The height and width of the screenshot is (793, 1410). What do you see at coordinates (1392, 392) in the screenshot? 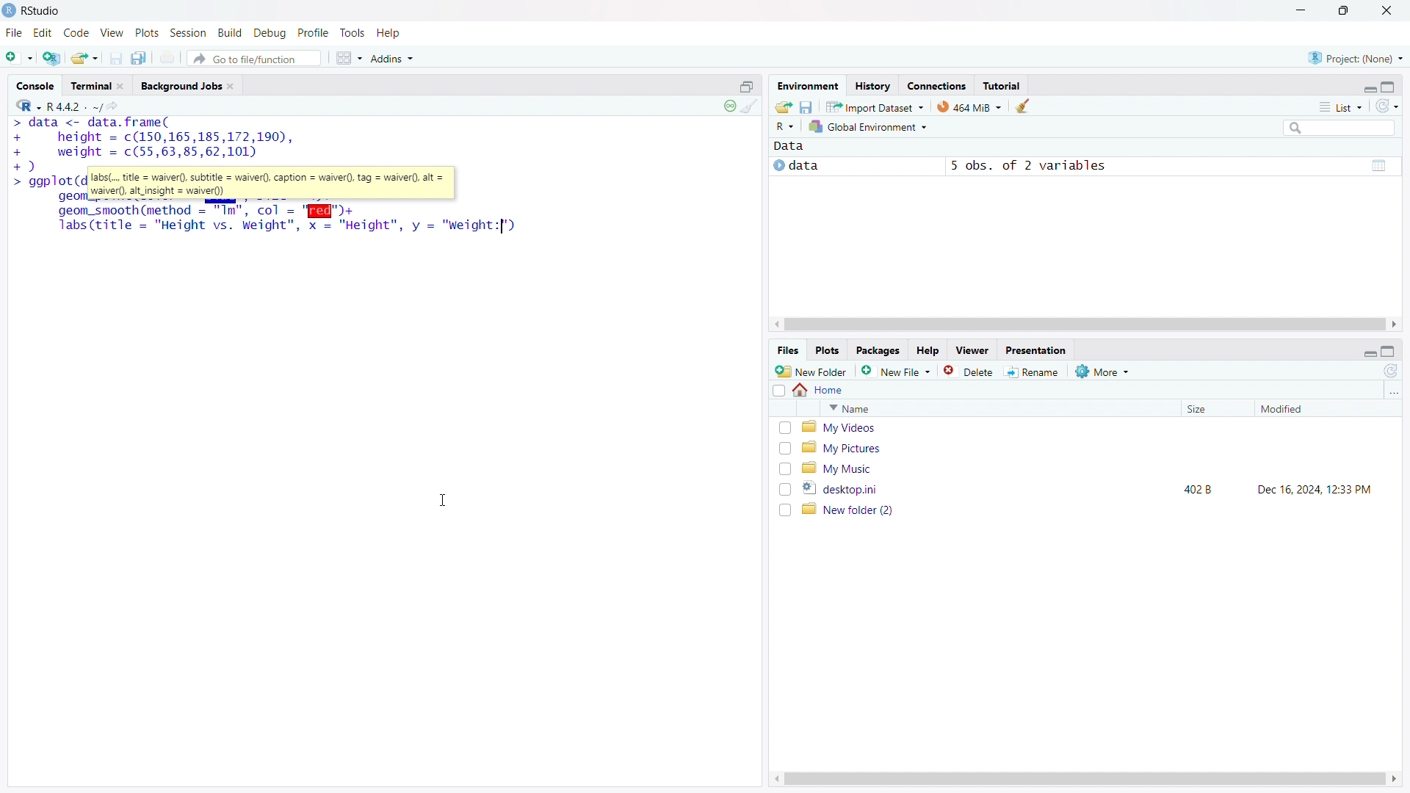
I see `go to directory` at bounding box center [1392, 392].